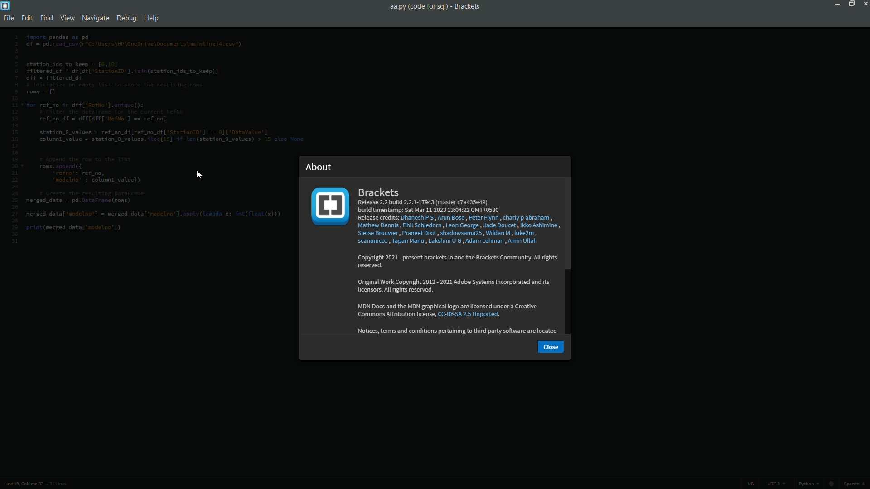  What do you see at coordinates (95, 18) in the screenshot?
I see `navigate menu` at bounding box center [95, 18].